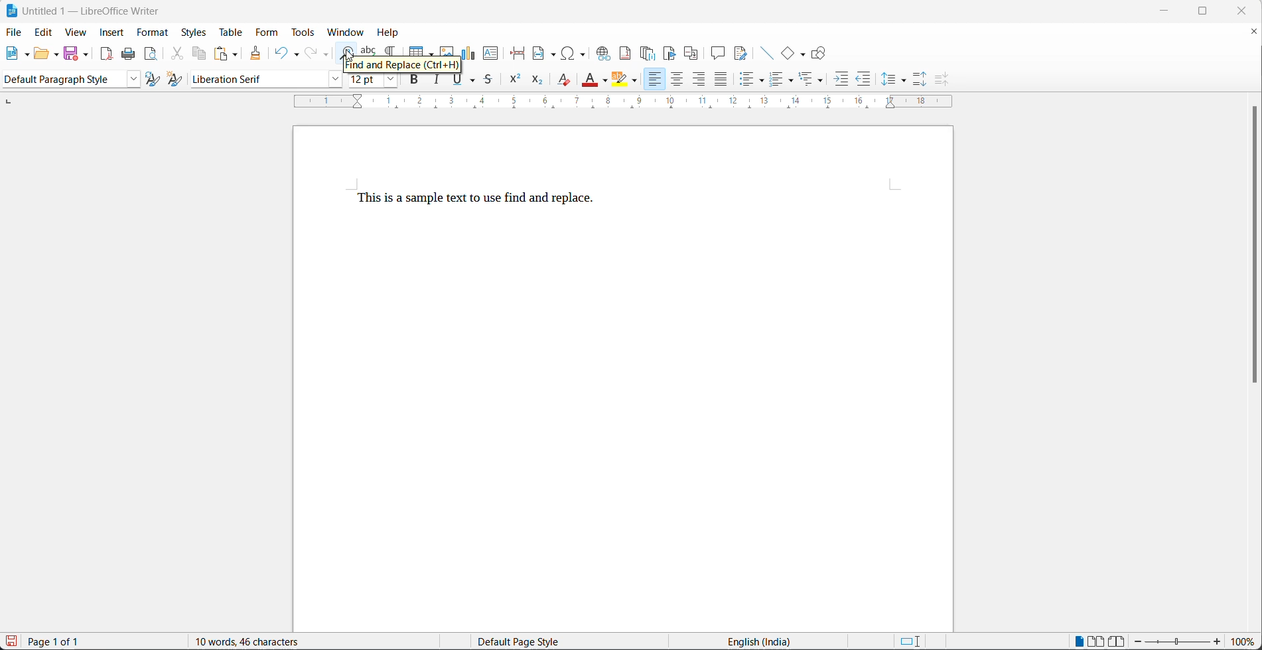 The image size is (1262, 650). What do you see at coordinates (1177, 642) in the screenshot?
I see `zoom slider` at bounding box center [1177, 642].